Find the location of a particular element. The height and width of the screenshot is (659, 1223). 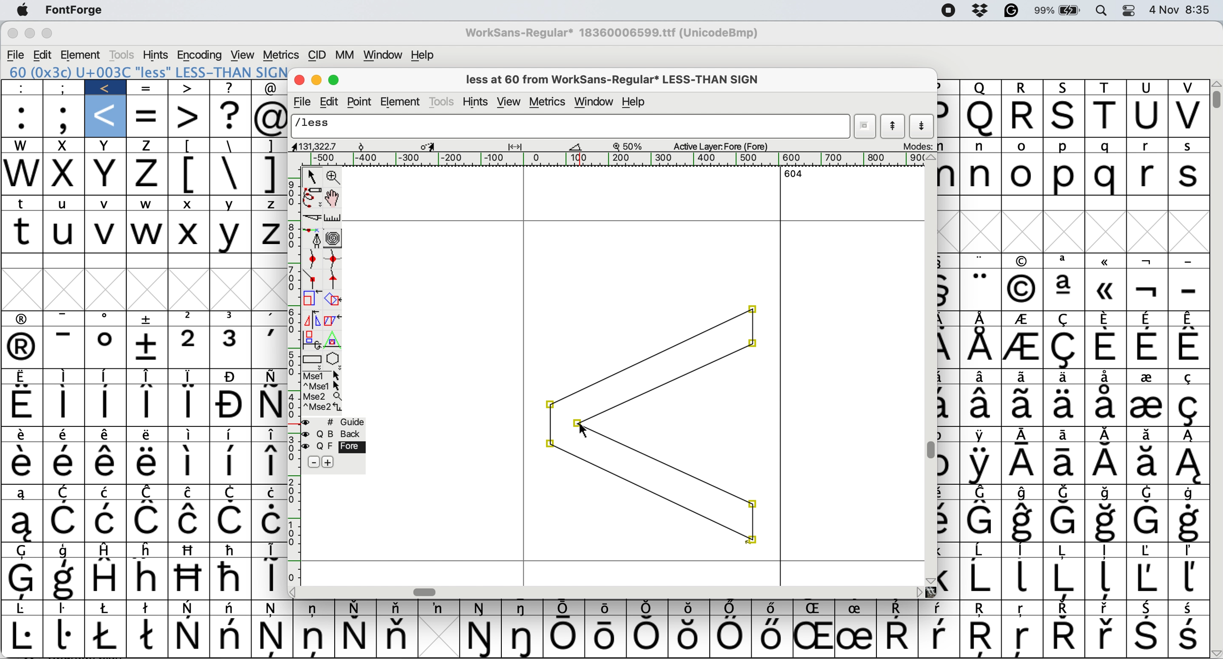

system logo is located at coordinates (24, 10).